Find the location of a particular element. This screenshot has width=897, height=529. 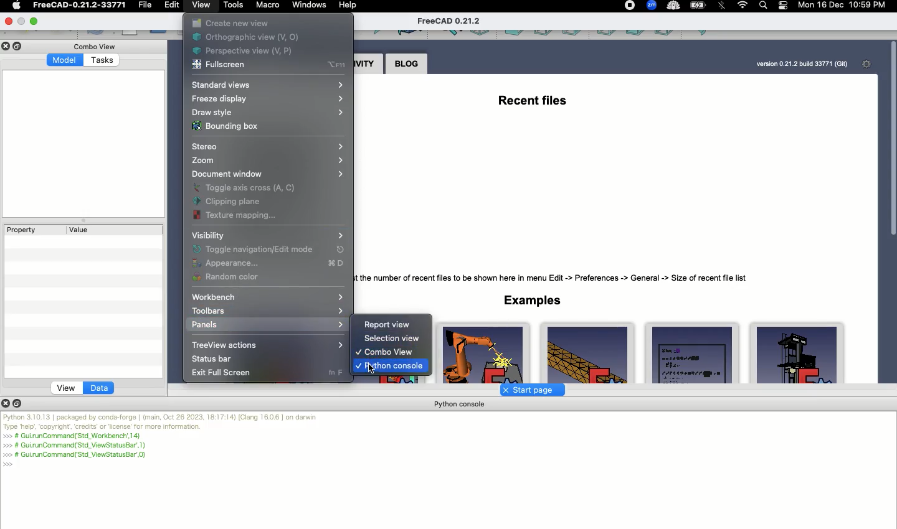

Standard views is located at coordinates (267, 86).